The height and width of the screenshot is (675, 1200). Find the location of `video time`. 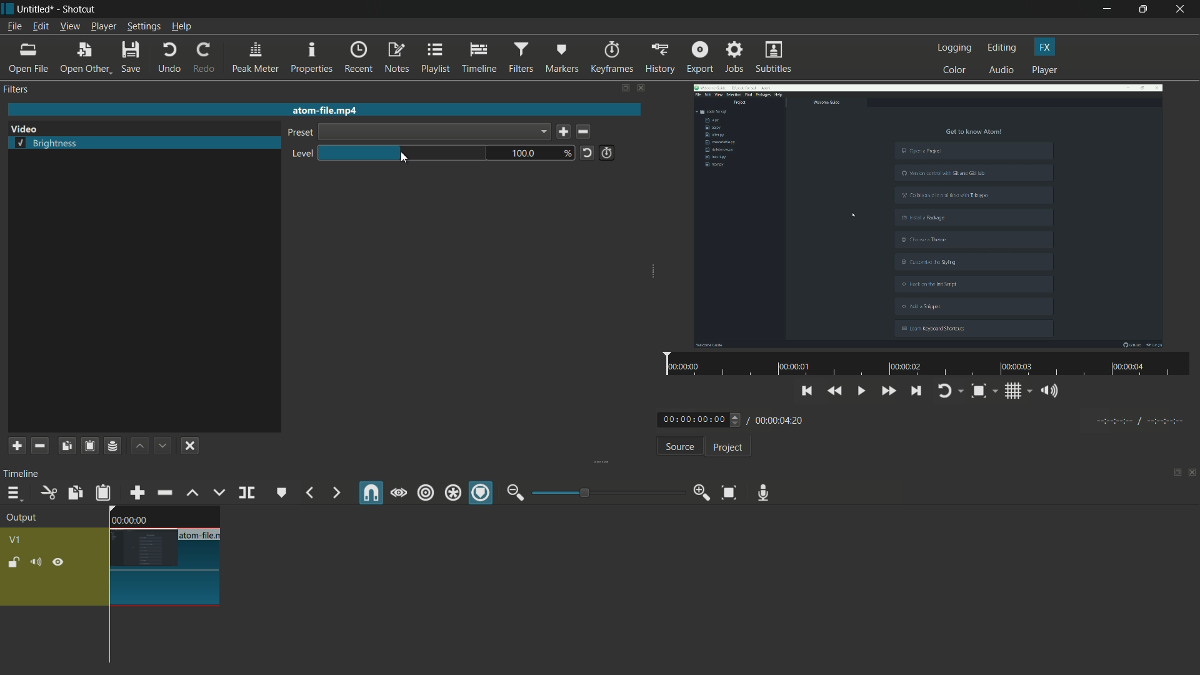

video time is located at coordinates (924, 365).